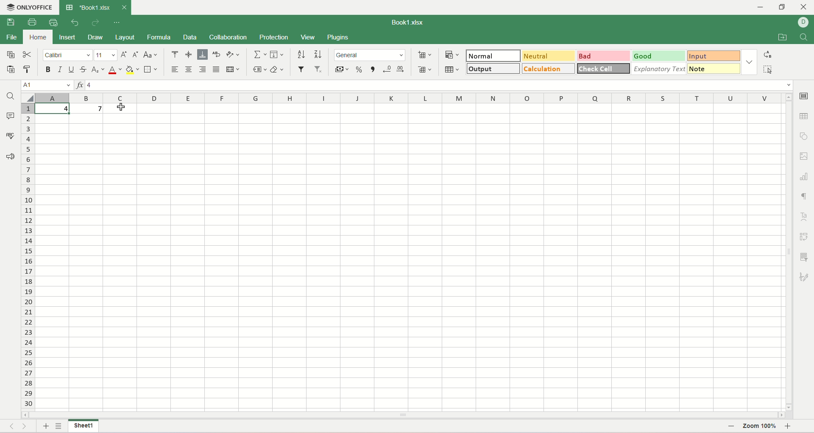  Describe the element at coordinates (803, 23) in the screenshot. I see `username` at that location.